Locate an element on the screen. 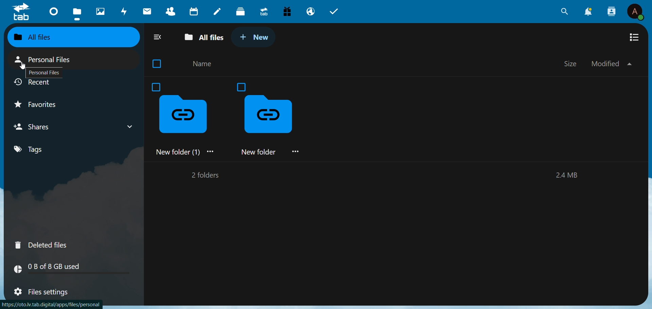  free trial is located at coordinates (288, 11).